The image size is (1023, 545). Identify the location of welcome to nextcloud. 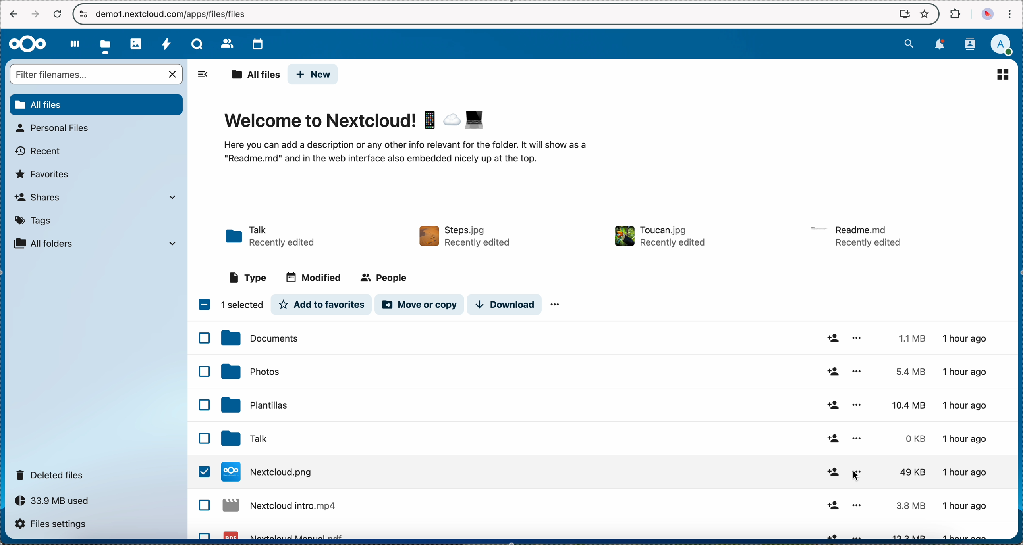
(413, 138).